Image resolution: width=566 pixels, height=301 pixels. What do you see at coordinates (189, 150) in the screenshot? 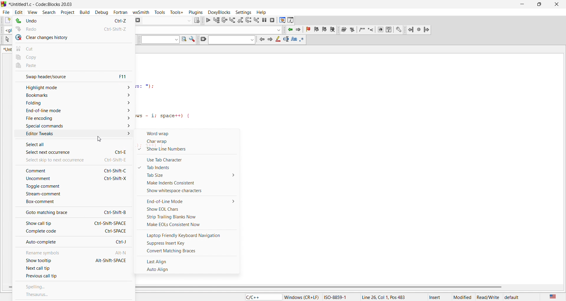
I see `show line numbers` at bounding box center [189, 150].